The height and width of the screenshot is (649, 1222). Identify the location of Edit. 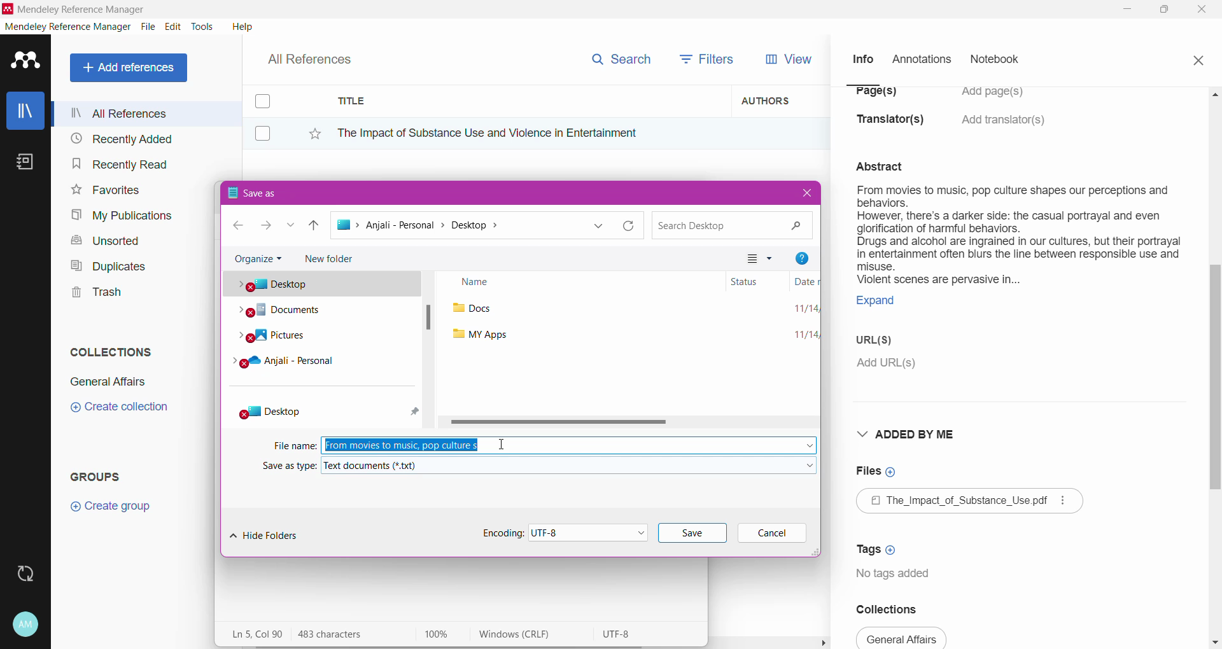
(173, 27).